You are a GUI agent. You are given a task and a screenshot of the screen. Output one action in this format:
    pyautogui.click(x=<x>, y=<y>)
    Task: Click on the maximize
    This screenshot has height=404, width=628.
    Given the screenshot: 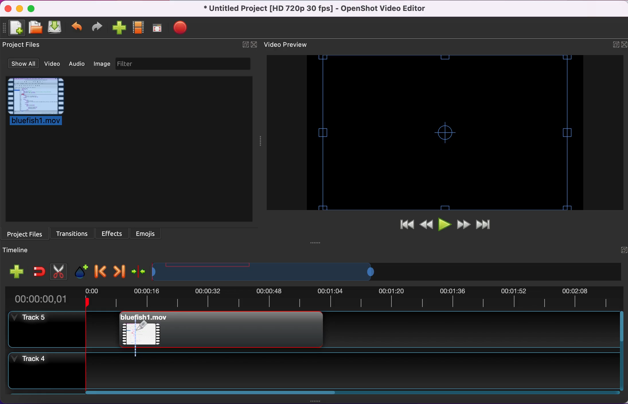 What is the action you would take?
    pyautogui.click(x=33, y=9)
    